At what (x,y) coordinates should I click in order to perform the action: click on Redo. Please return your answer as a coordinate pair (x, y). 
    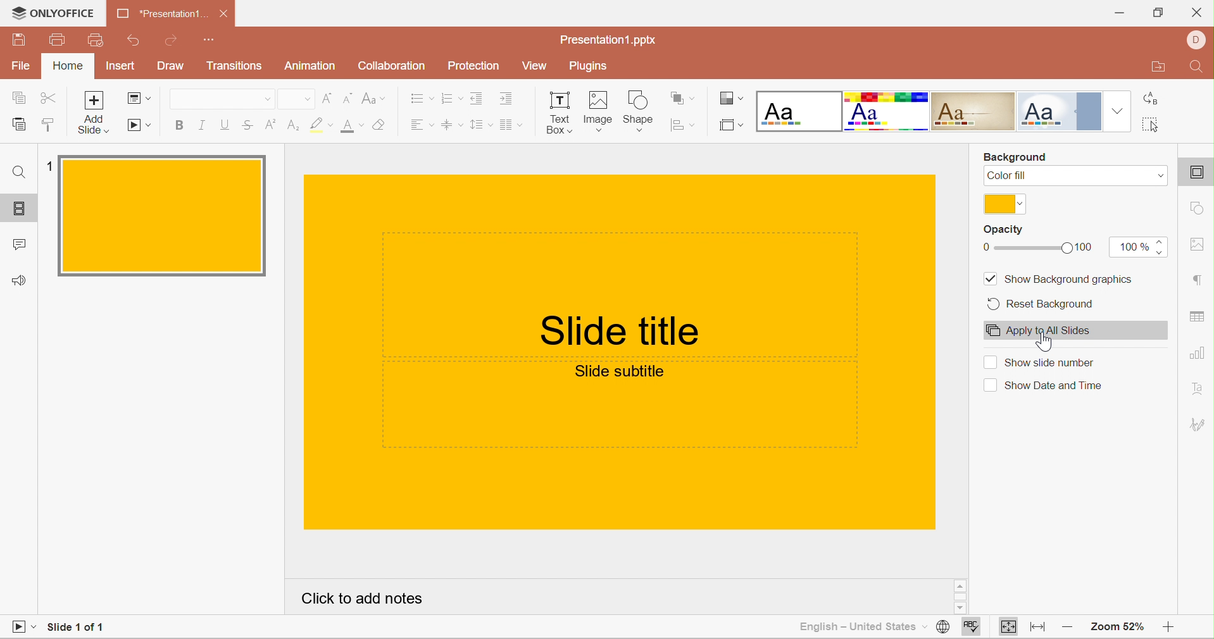
    Looking at the image, I should click on (173, 41).